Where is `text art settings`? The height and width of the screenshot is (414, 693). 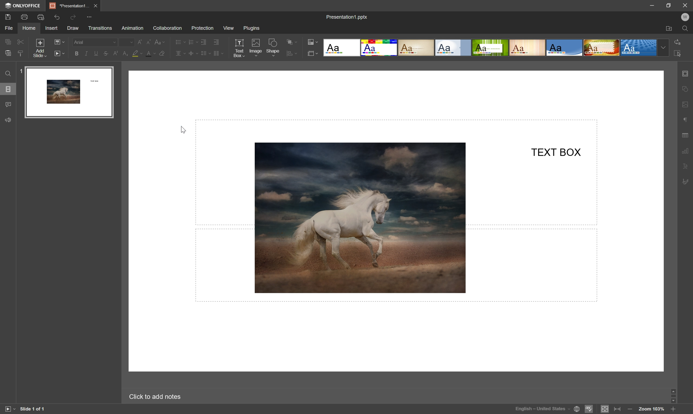 text art settings is located at coordinates (684, 166).